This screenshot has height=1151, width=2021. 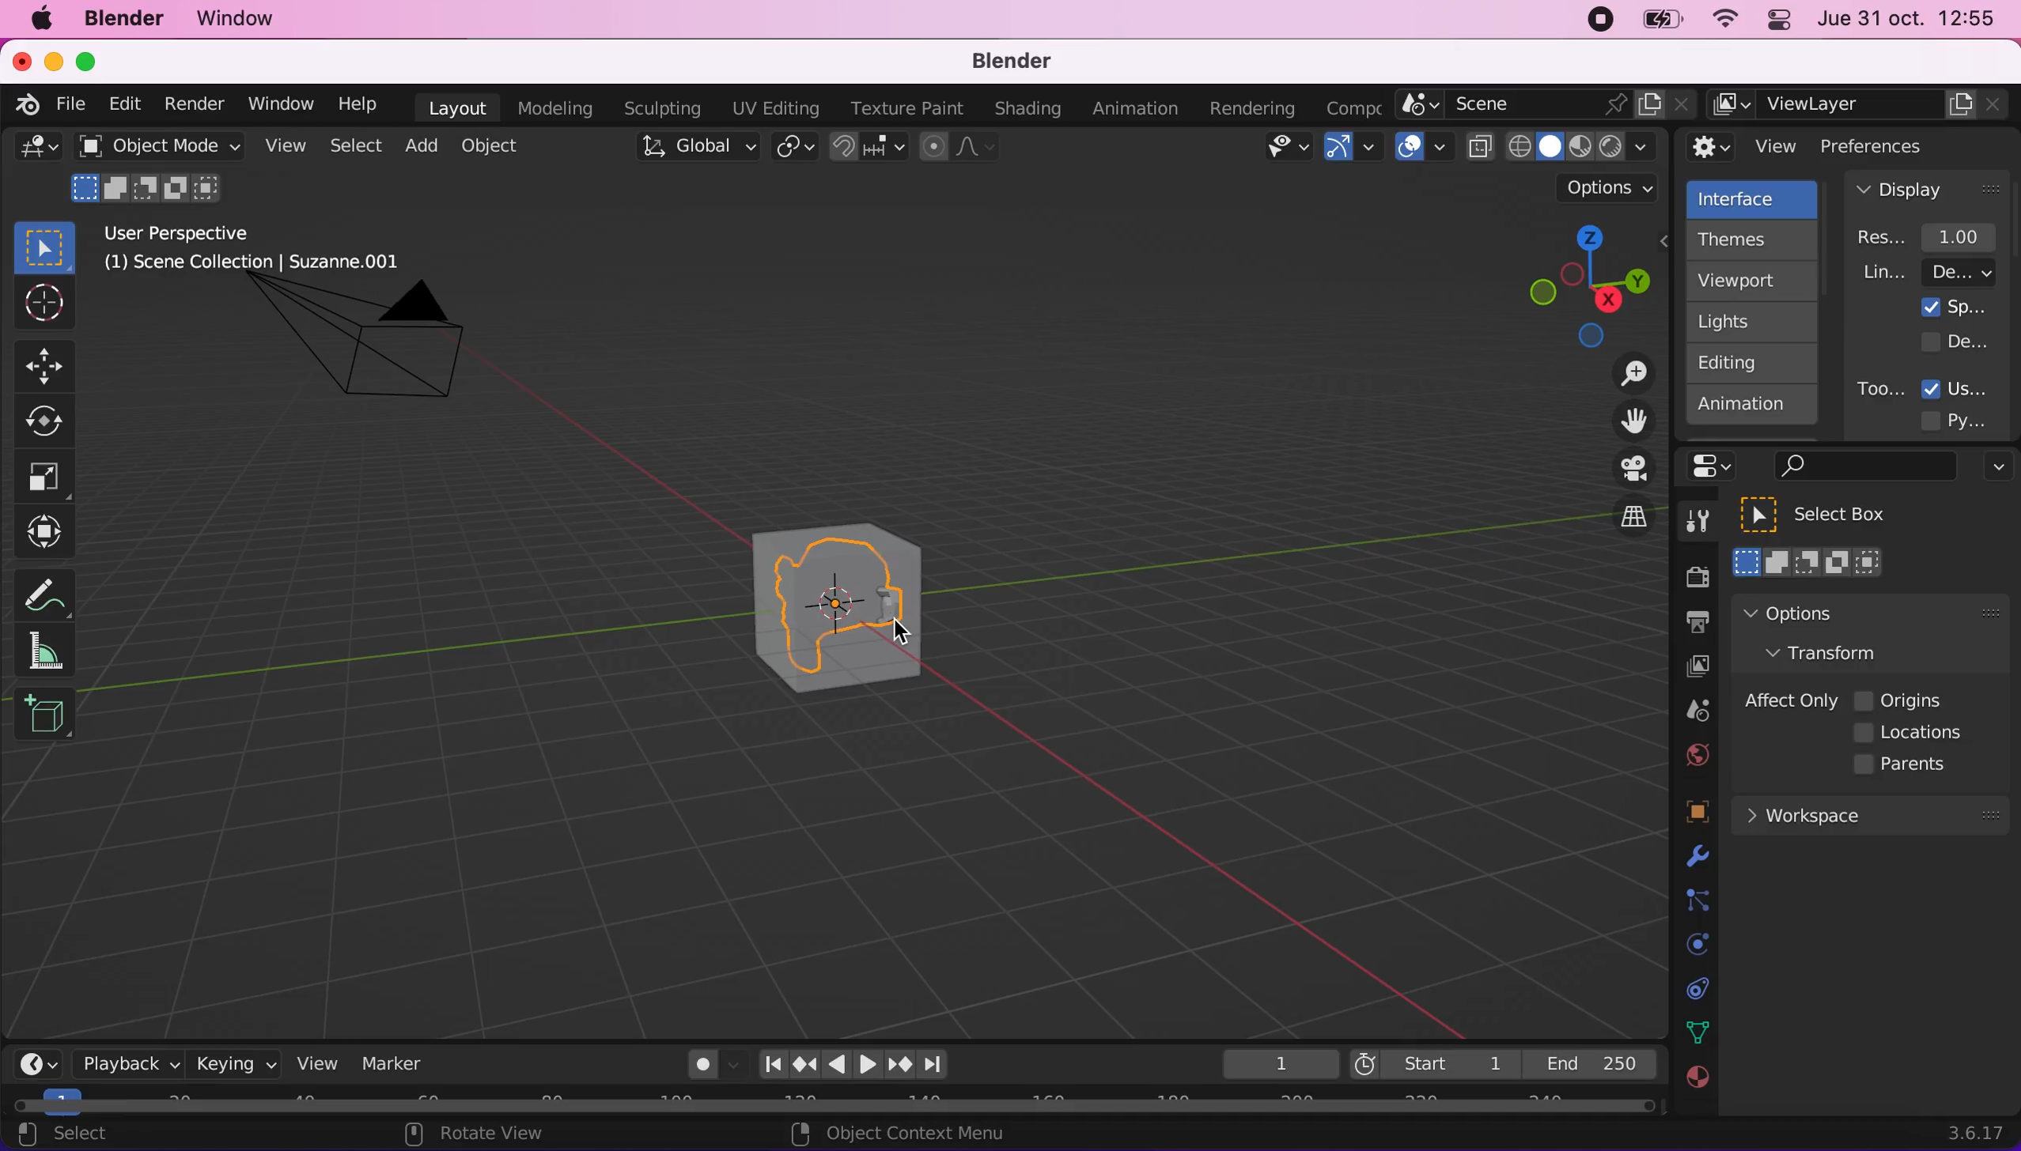 What do you see at coordinates (1720, 23) in the screenshot?
I see `wifi` at bounding box center [1720, 23].